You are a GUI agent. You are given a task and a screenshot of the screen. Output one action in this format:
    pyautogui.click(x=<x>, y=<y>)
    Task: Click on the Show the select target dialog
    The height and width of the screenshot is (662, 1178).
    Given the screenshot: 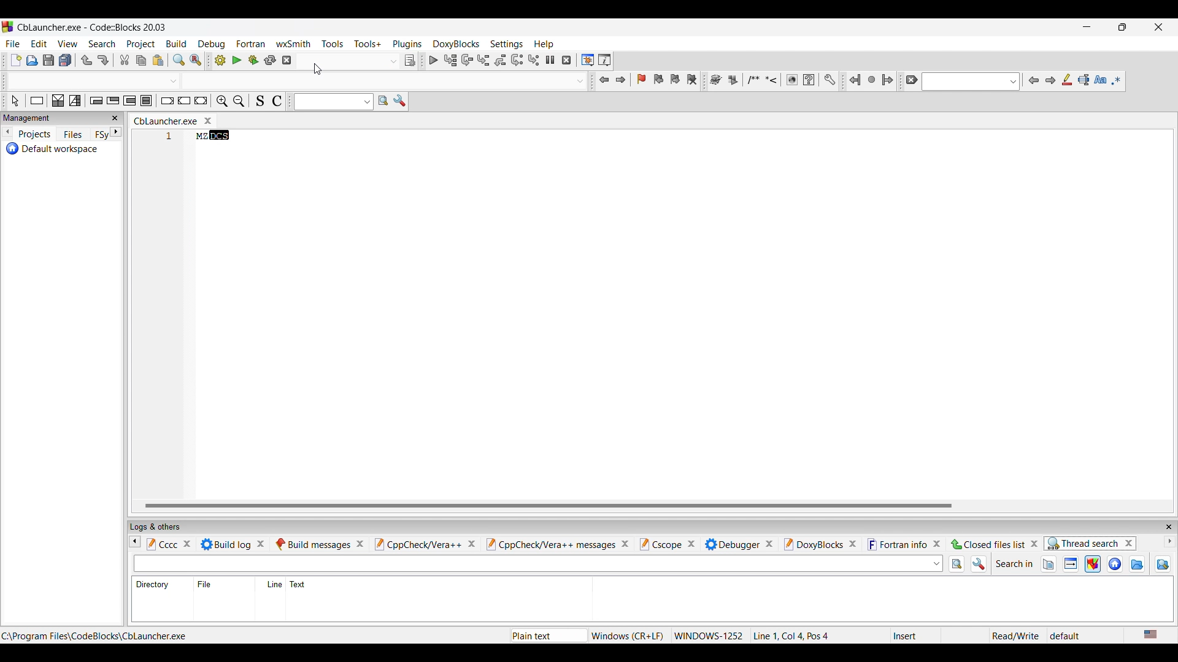 What is the action you would take?
    pyautogui.click(x=410, y=60)
    